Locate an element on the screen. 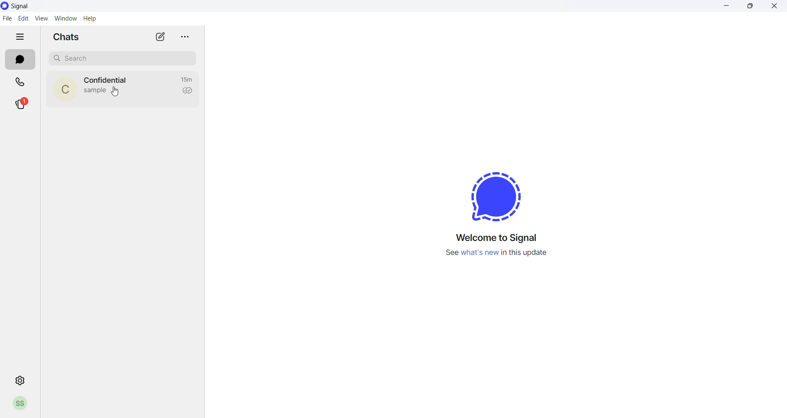 The width and height of the screenshot is (787, 418). signal logo is located at coordinates (492, 197).